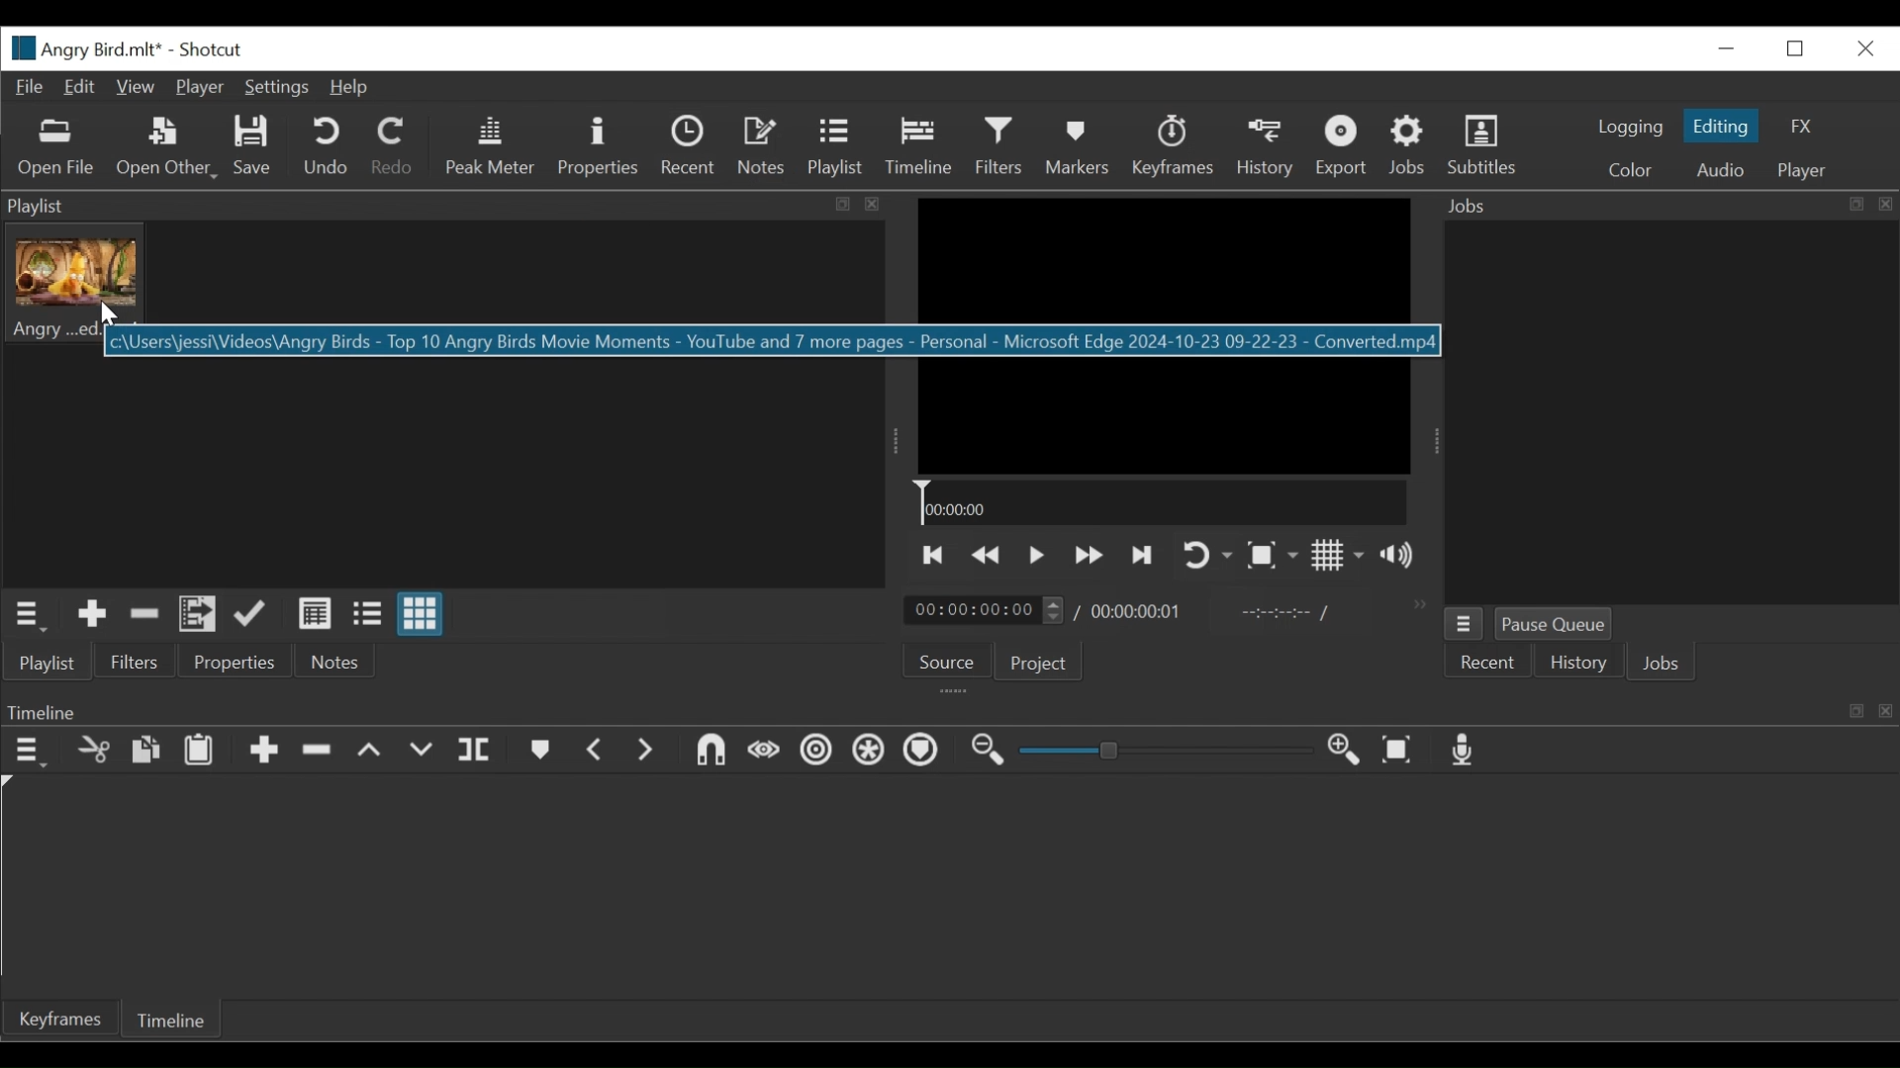 The image size is (1900, 1068). Describe the element at coordinates (491, 148) in the screenshot. I see `Peak Meter` at that location.